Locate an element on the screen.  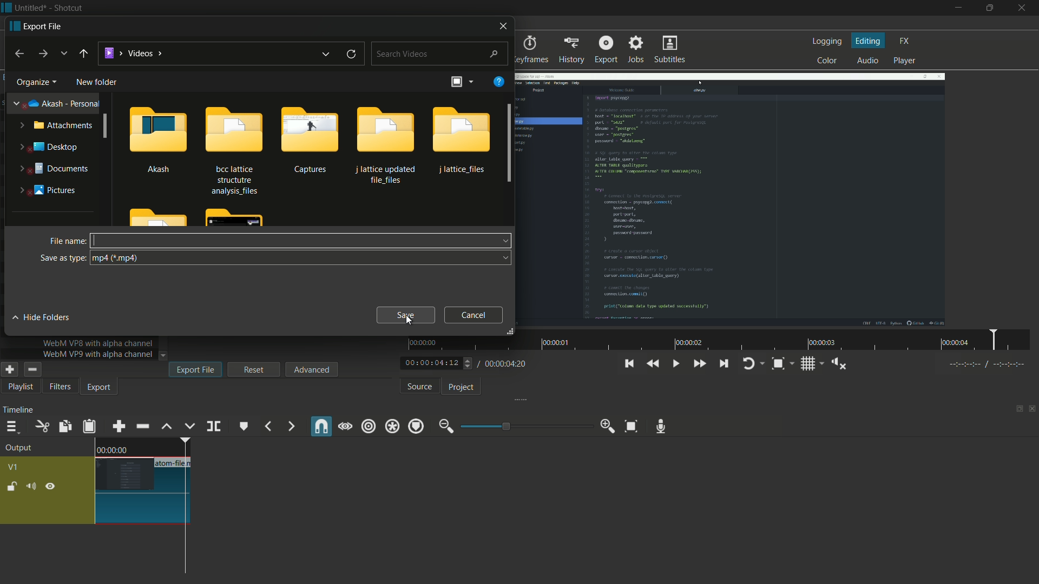
logging is located at coordinates (826, 41).